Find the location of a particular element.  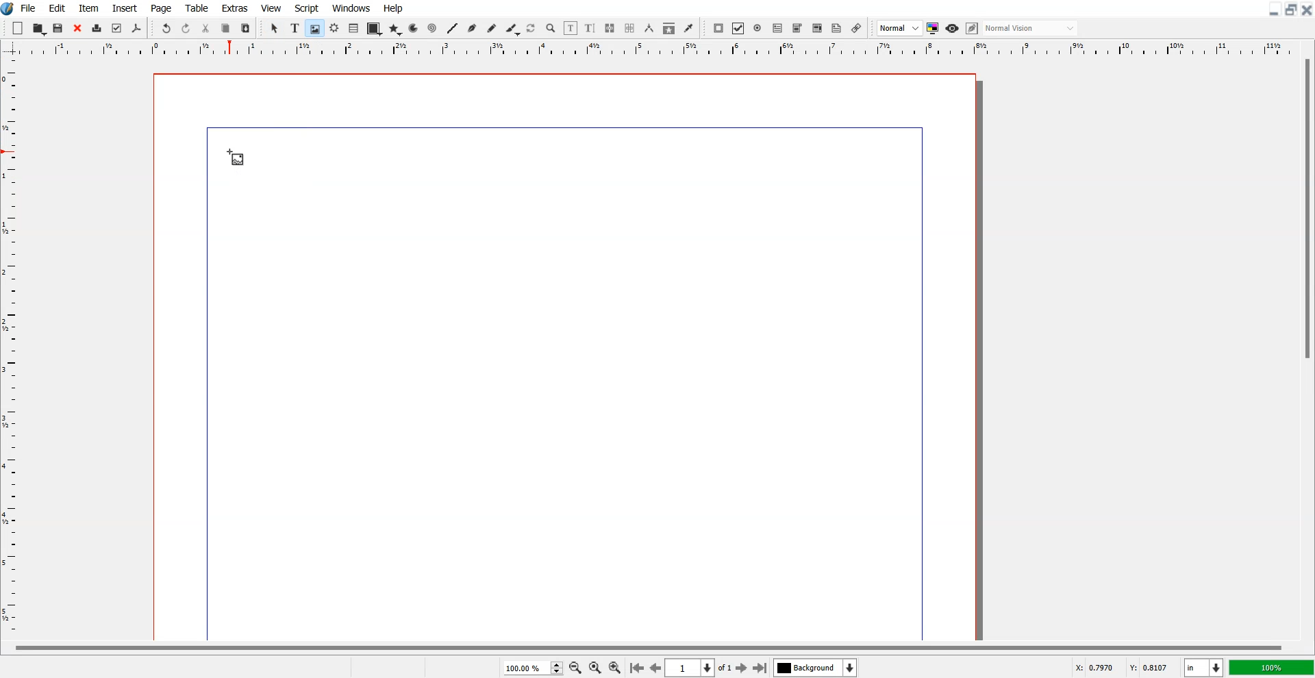

Maximize is located at coordinates (1290, 10).